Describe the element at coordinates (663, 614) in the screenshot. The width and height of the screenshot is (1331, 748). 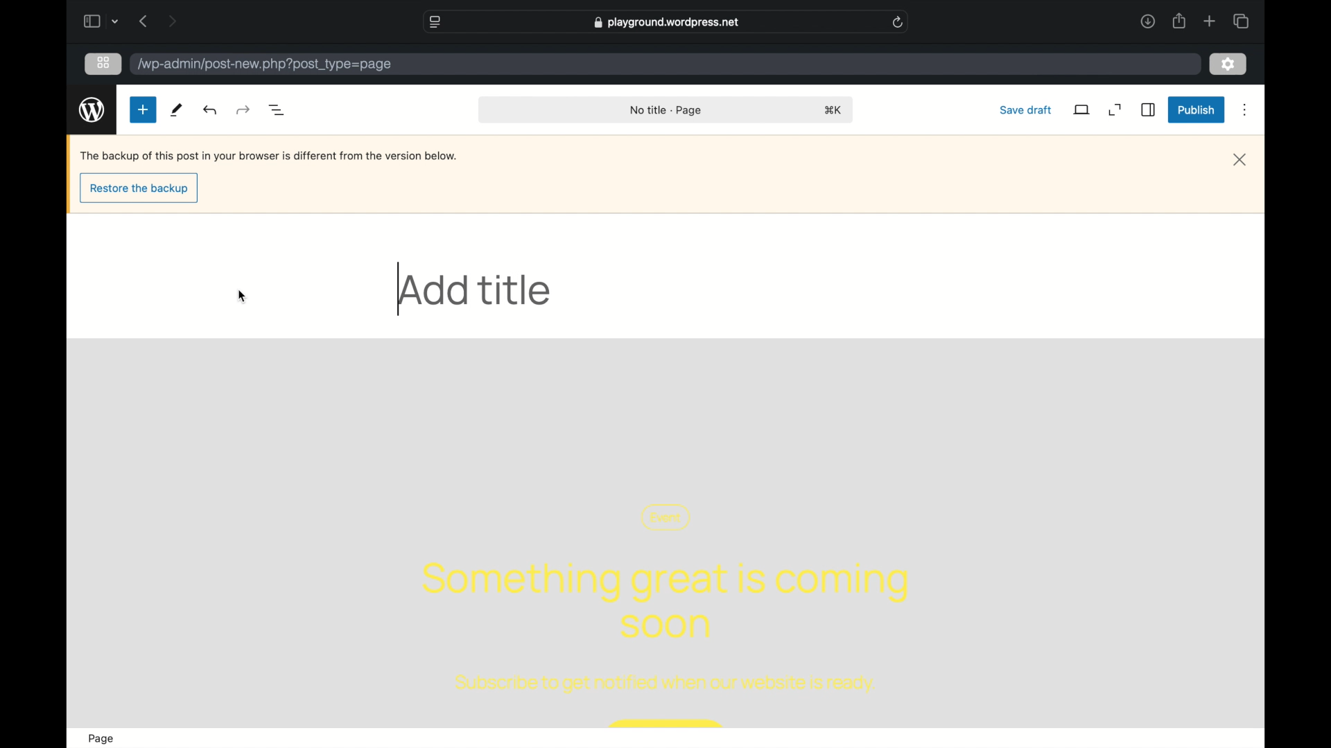
I see `template content` at that location.